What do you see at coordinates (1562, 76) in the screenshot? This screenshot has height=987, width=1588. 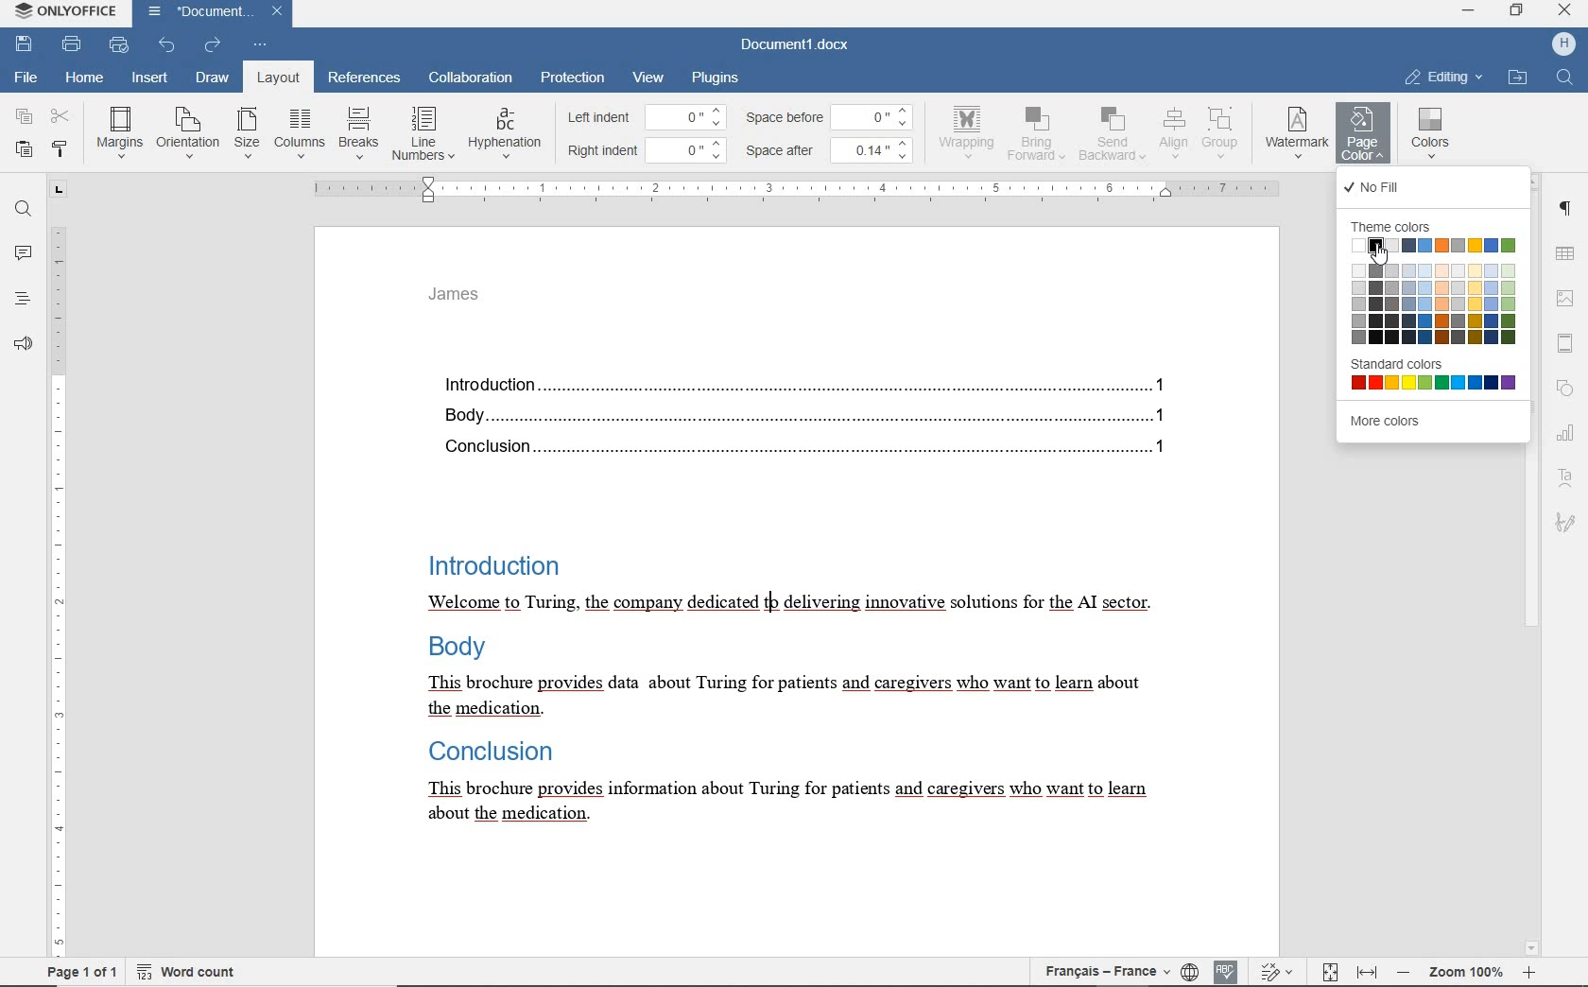 I see `find` at bounding box center [1562, 76].